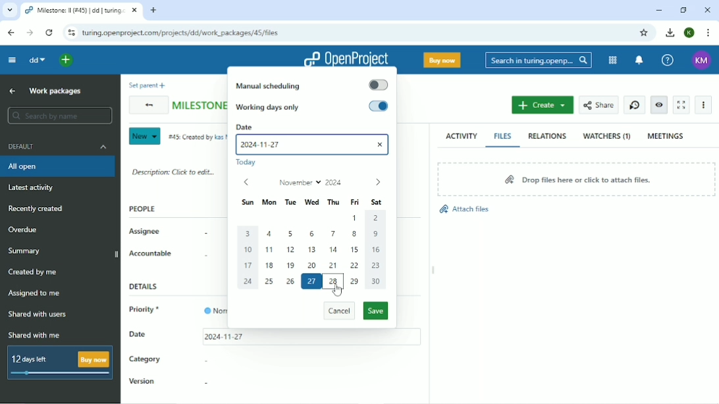  Describe the element at coordinates (224, 338) in the screenshot. I see `11/27/2024` at that location.